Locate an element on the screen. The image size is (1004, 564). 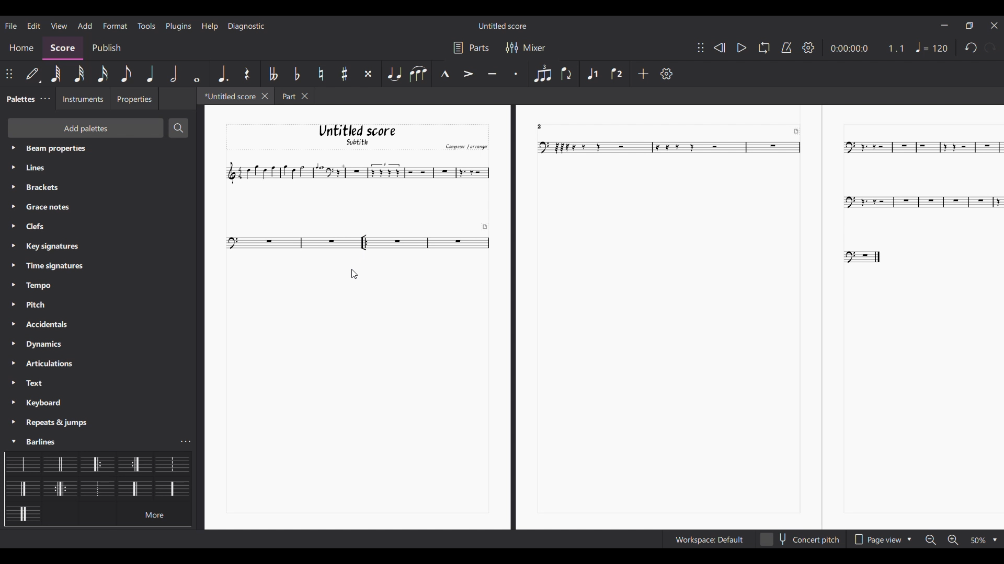
Palette settings is located at coordinates (40, 385).